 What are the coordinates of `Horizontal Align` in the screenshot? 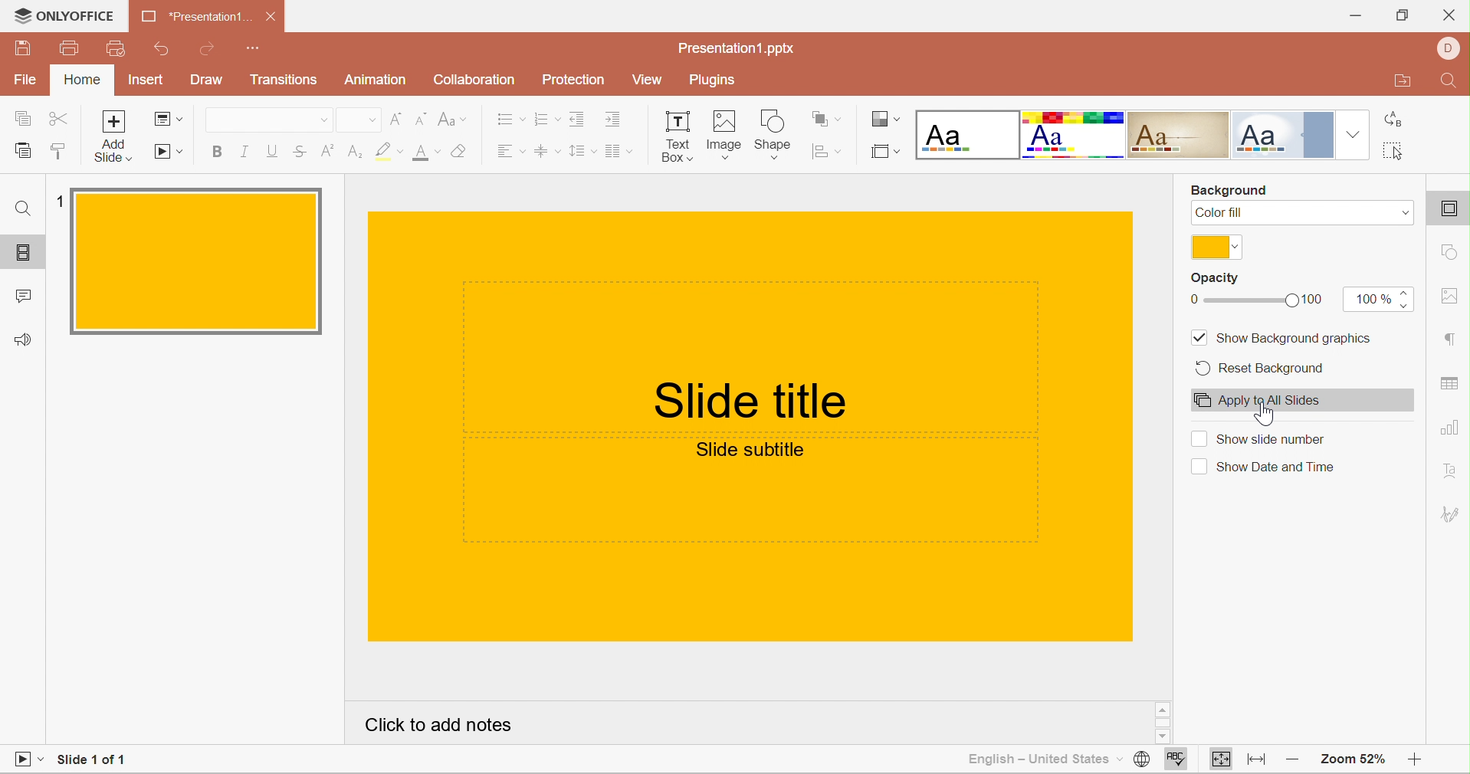 It's located at (510, 153).